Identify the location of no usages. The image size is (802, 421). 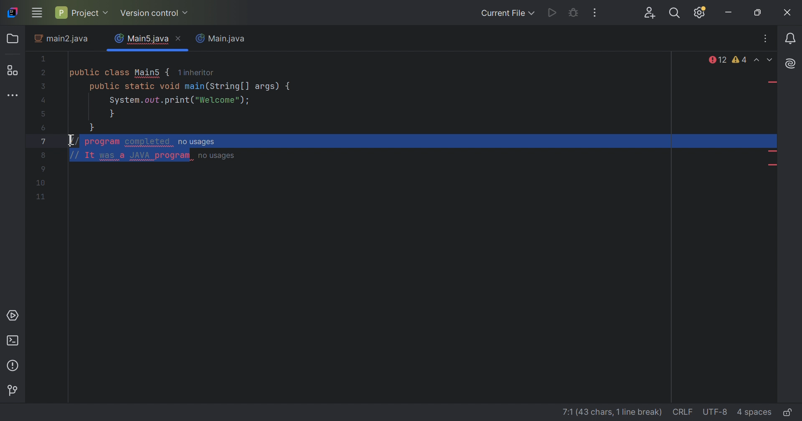
(217, 156).